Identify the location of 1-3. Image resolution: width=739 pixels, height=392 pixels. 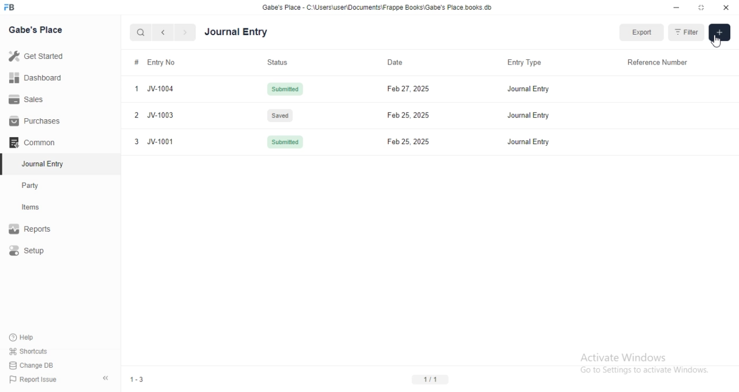
(142, 379).